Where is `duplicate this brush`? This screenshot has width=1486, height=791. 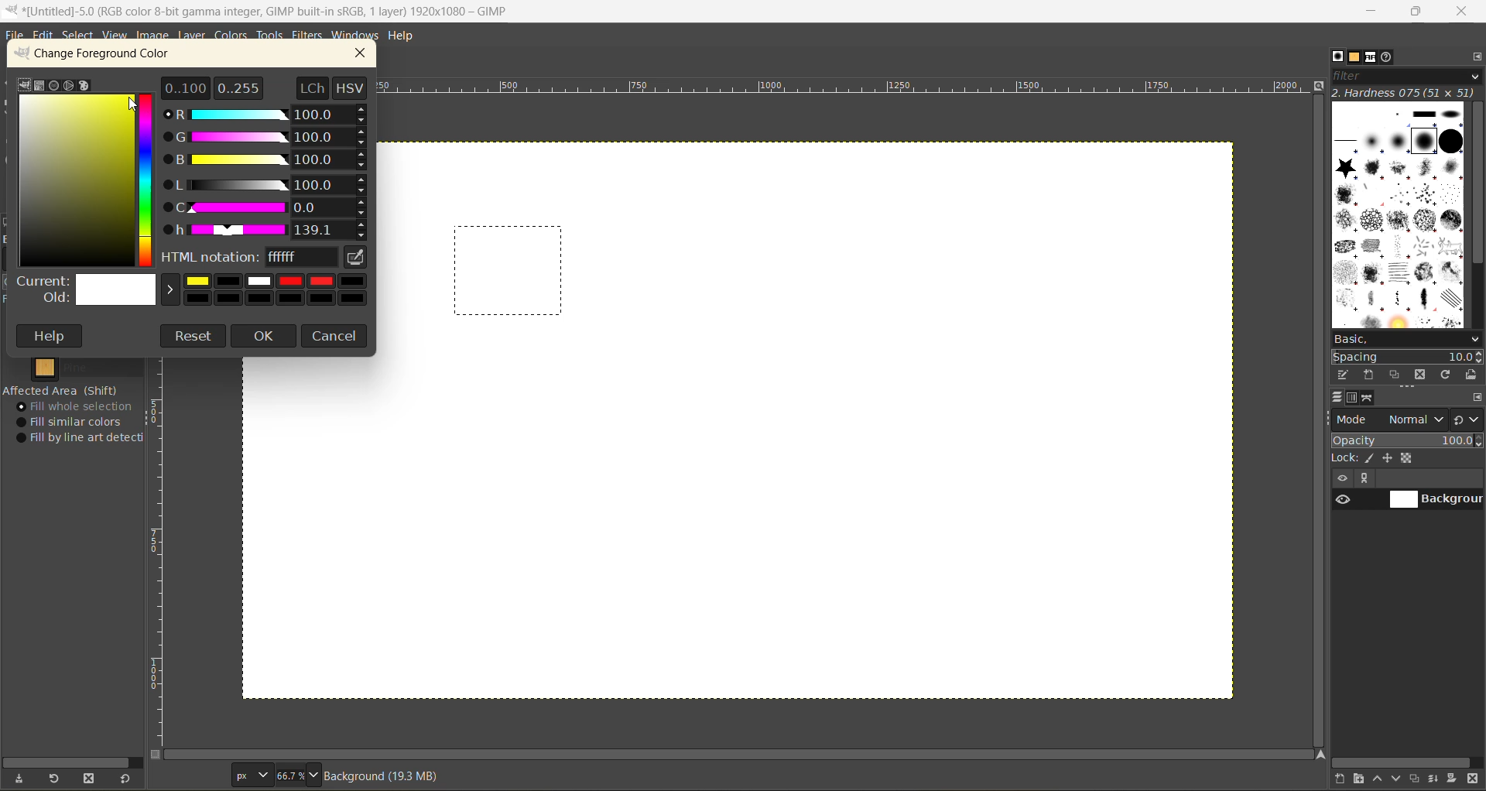
duplicate this brush is located at coordinates (1396, 375).